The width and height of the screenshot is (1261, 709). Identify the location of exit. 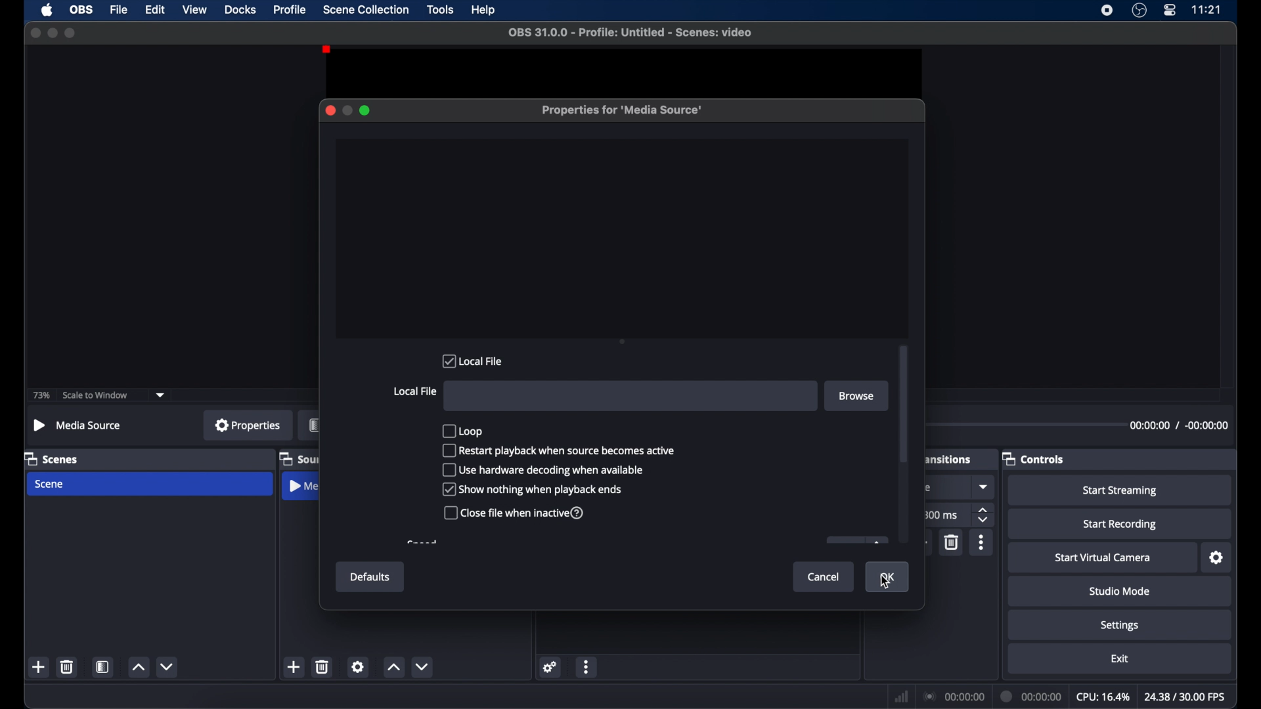
(1120, 658).